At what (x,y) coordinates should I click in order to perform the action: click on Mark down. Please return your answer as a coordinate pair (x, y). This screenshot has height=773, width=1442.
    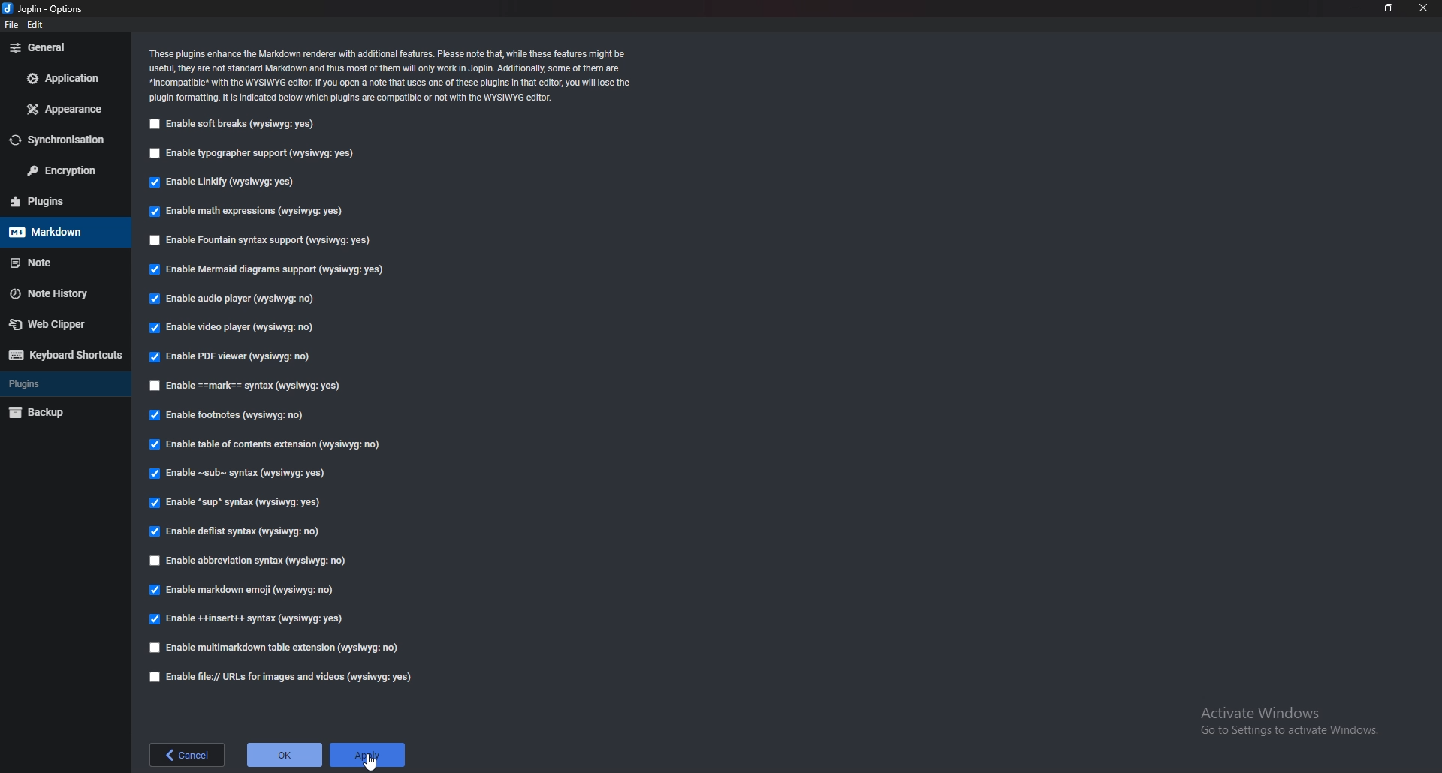
    Looking at the image, I should click on (64, 231).